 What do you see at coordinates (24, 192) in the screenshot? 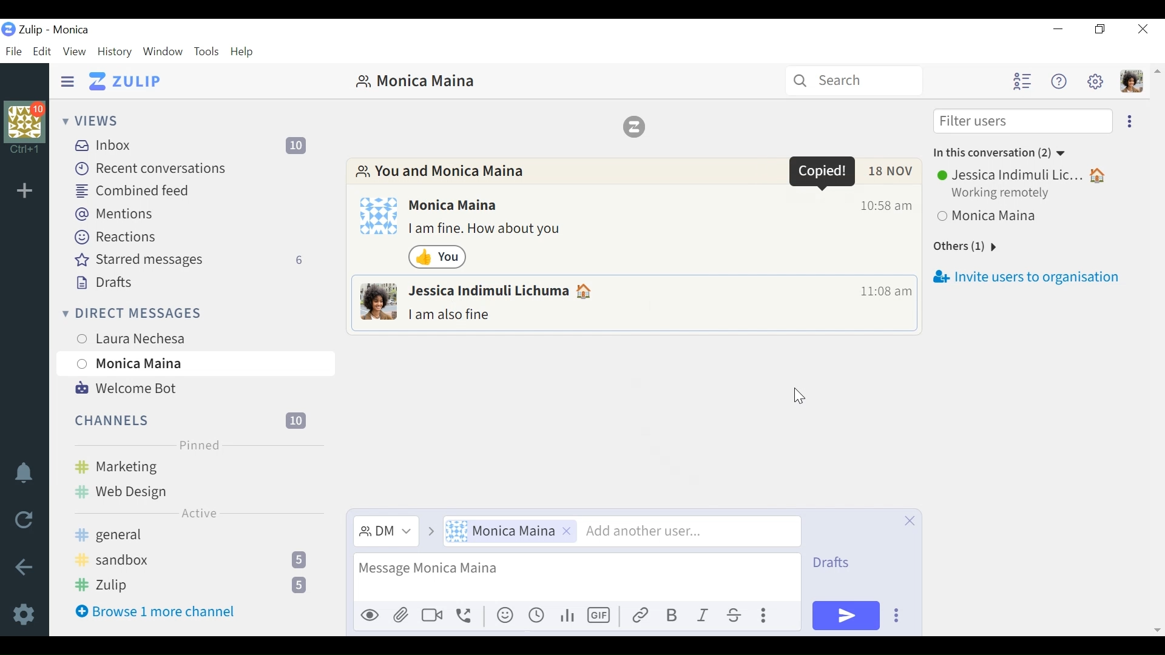
I see `Add Organization` at bounding box center [24, 192].